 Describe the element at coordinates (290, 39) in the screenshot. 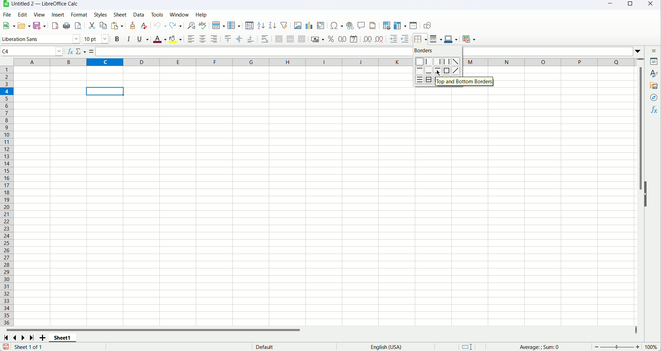

I see `Merge cells` at that location.